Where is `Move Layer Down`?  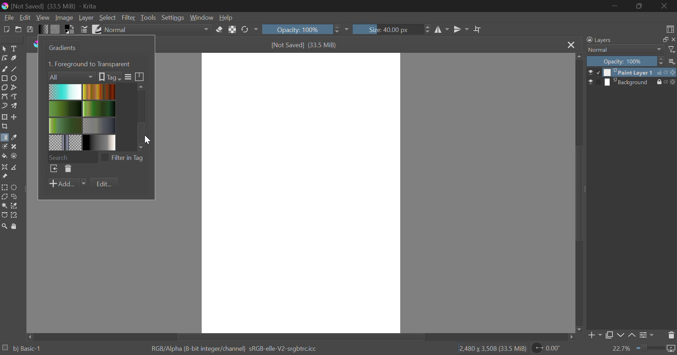
Move Layer Down is located at coordinates (621, 336).